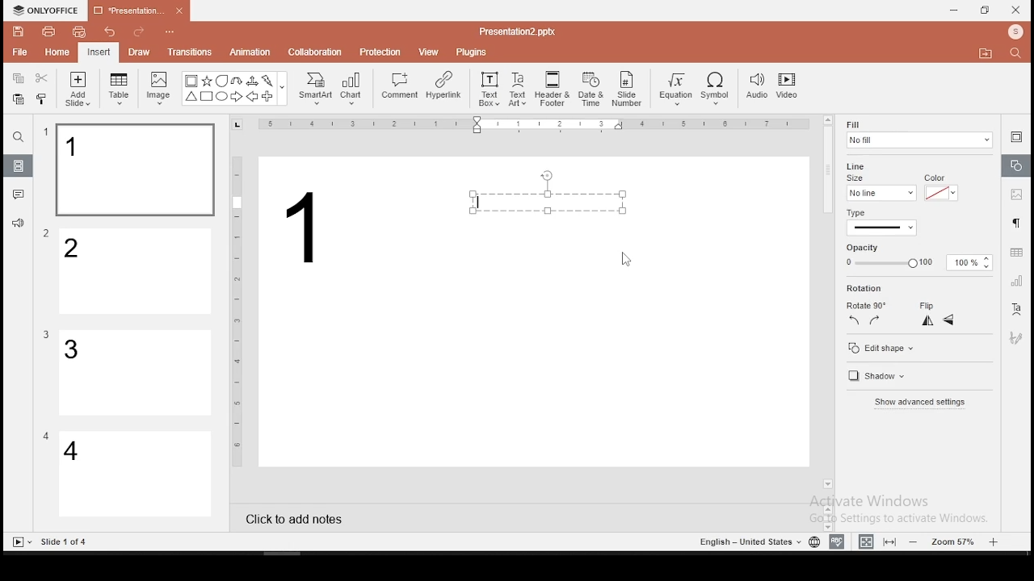  I want to click on rotation, so click(891, 289).